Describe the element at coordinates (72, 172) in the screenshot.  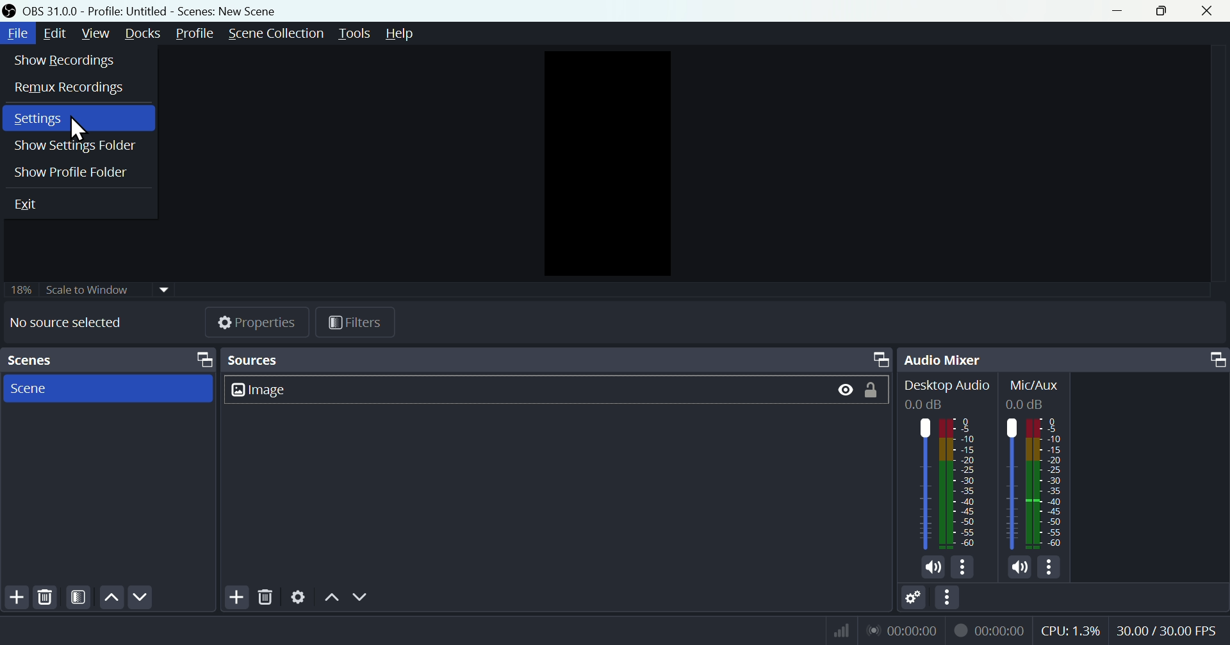
I see `` at that location.